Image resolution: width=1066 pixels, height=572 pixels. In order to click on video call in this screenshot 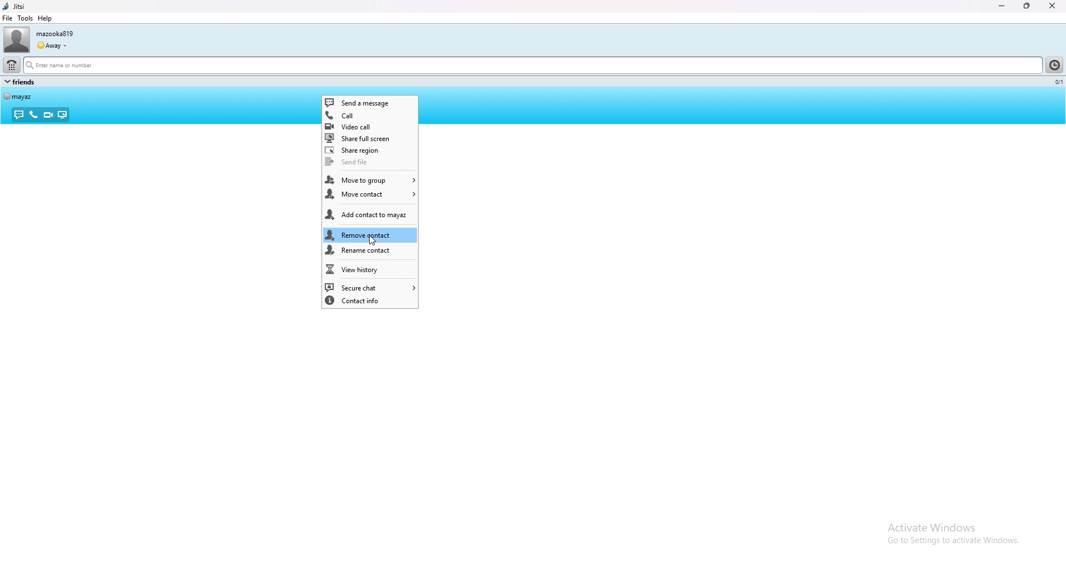, I will do `click(48, 115)`.